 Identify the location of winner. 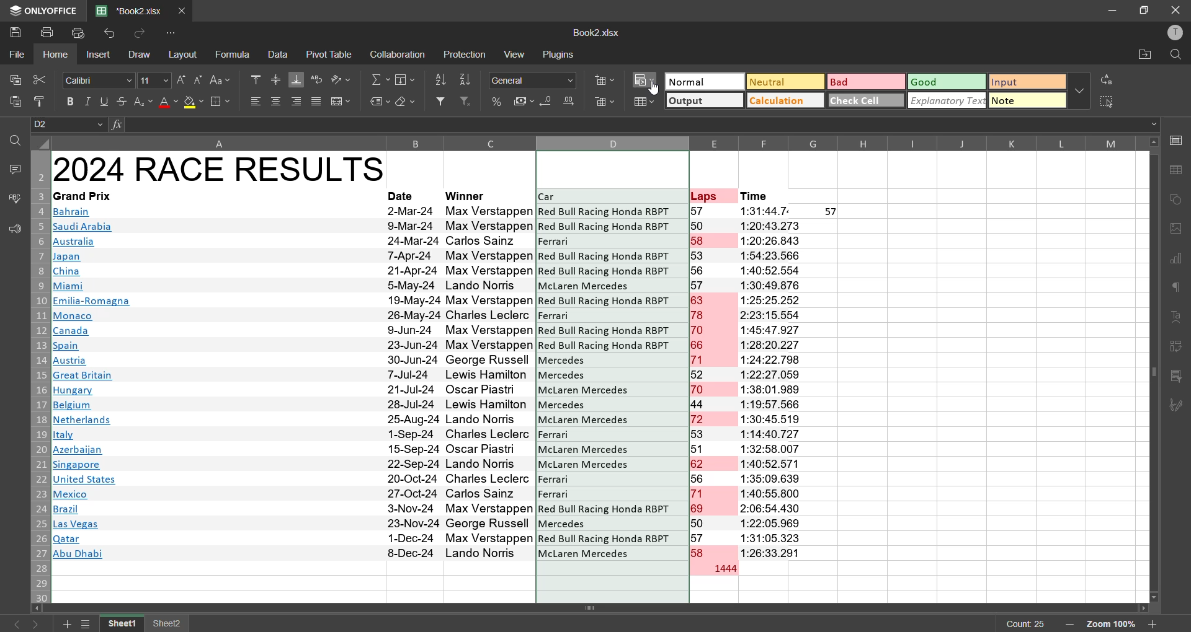
(468, 195).